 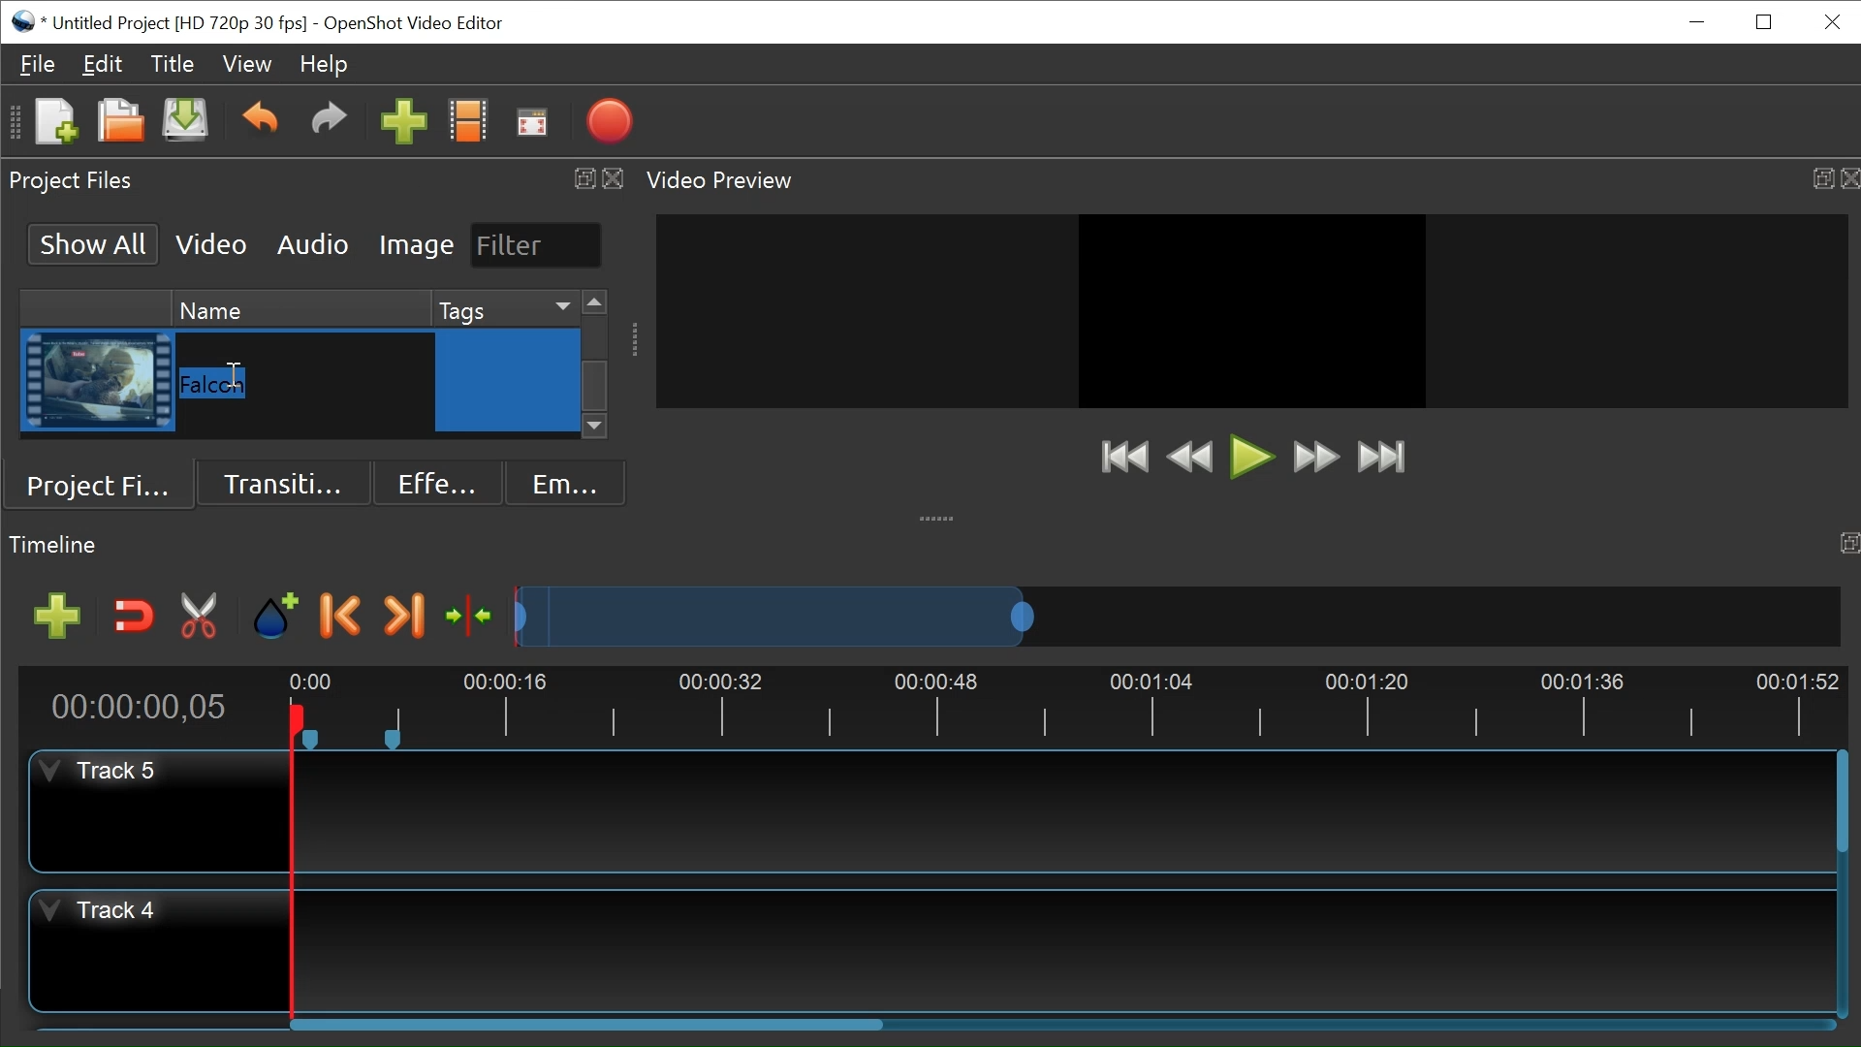 I want to click on Project Files, so click(x=317, y=179).